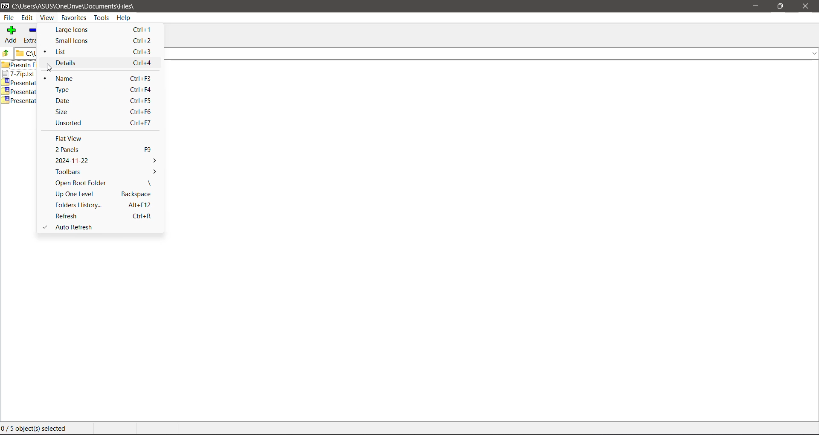  Describe the element at coordinates (102, 194) in the screenshot. I see `Up One Level` at that location.